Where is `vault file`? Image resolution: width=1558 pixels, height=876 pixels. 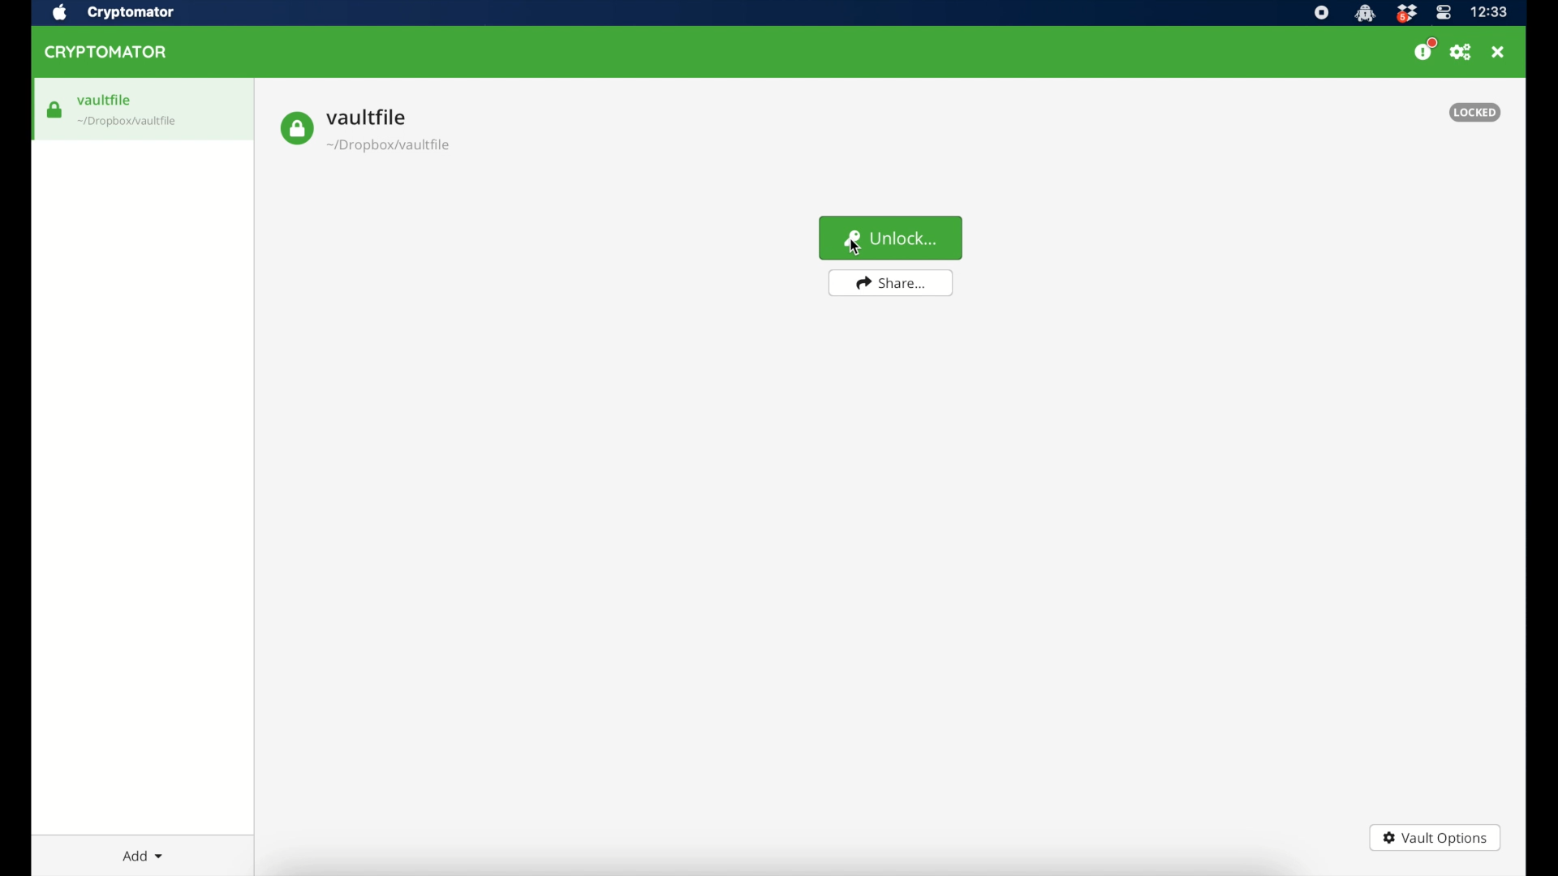
vault file is located at coordinates (366, 130).